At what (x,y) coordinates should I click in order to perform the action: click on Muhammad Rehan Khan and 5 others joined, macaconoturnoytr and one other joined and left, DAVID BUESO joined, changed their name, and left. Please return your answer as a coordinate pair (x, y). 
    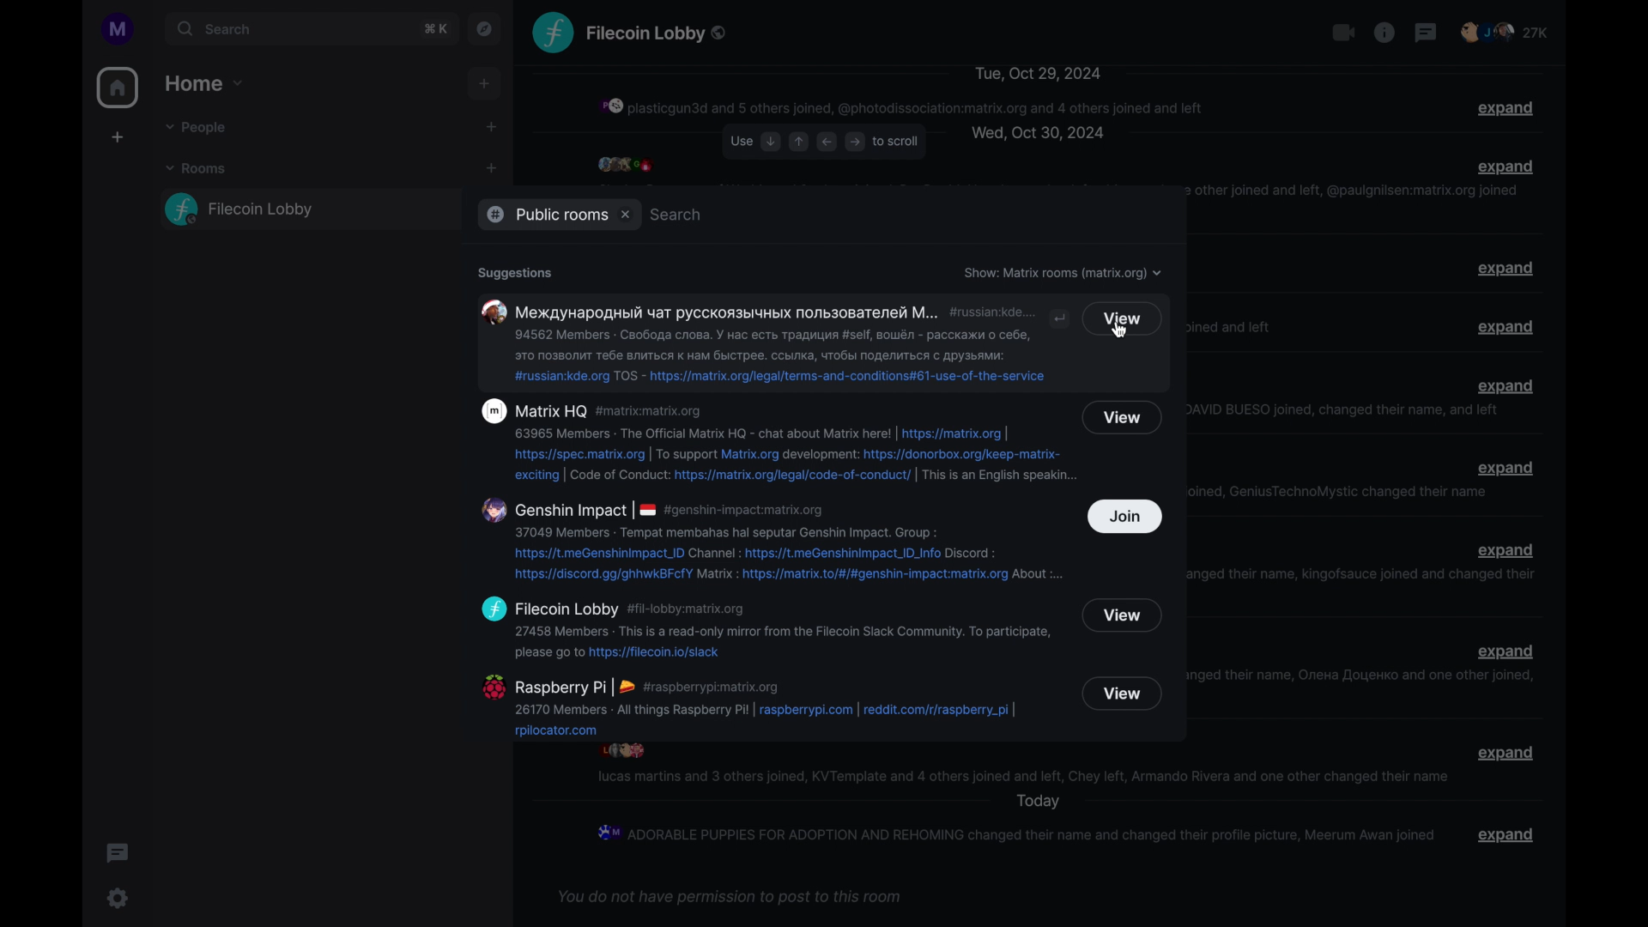
    Looking at the image, I should click on (1348, 410).